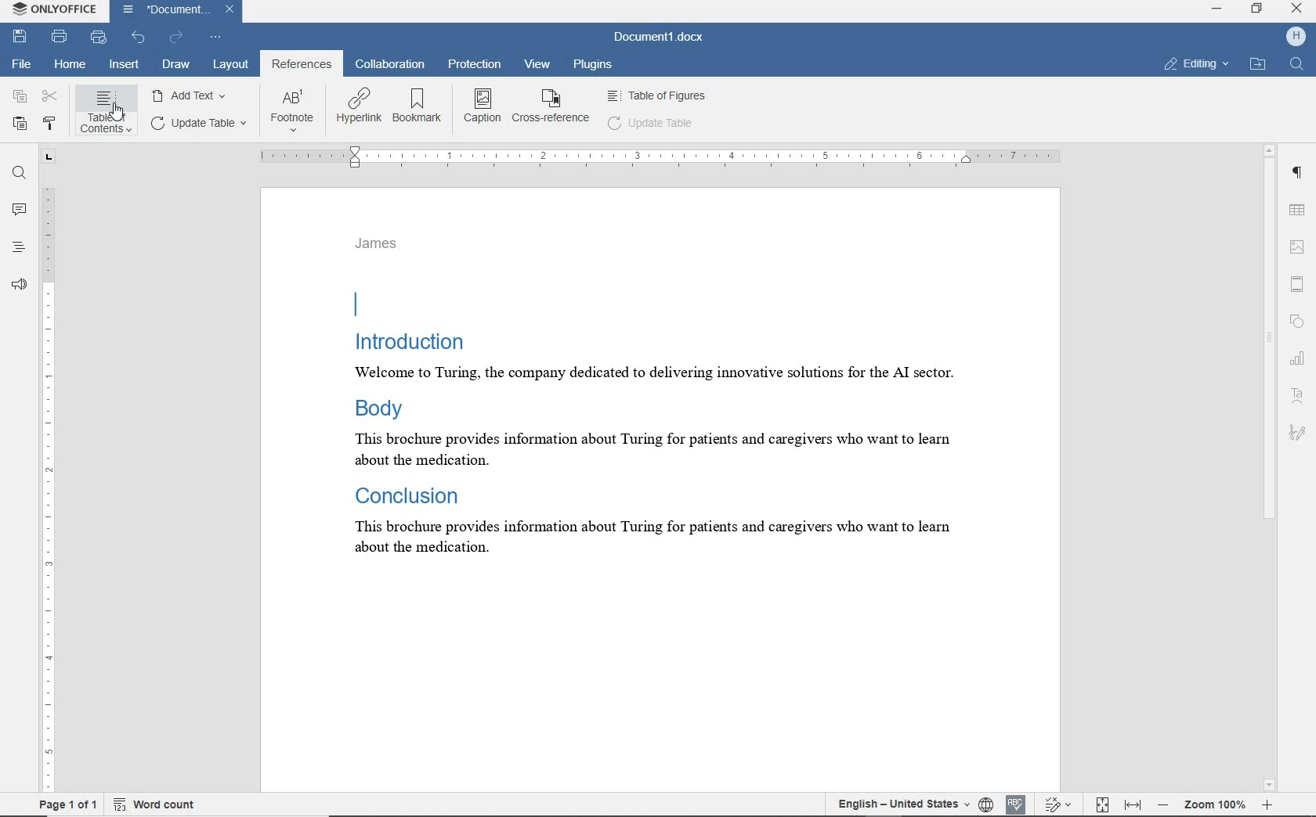  I want to click on feedback & support, so click(19, 283).